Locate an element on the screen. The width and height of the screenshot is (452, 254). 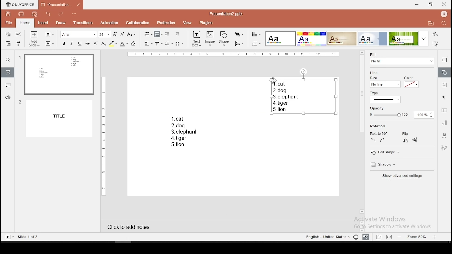
Slides is located at coordinates (22, 237).